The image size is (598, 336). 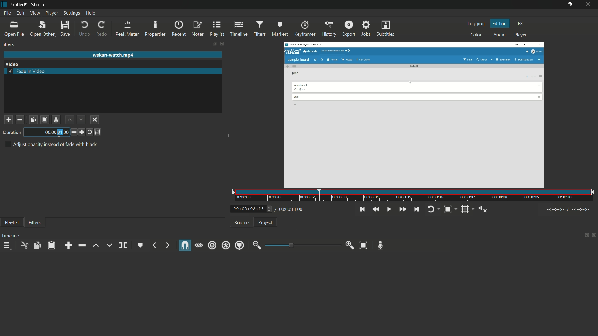 What do you see at coordinates (127, 28) in the screenshot?
I see `peak meter` at bounding box center [127, 28].